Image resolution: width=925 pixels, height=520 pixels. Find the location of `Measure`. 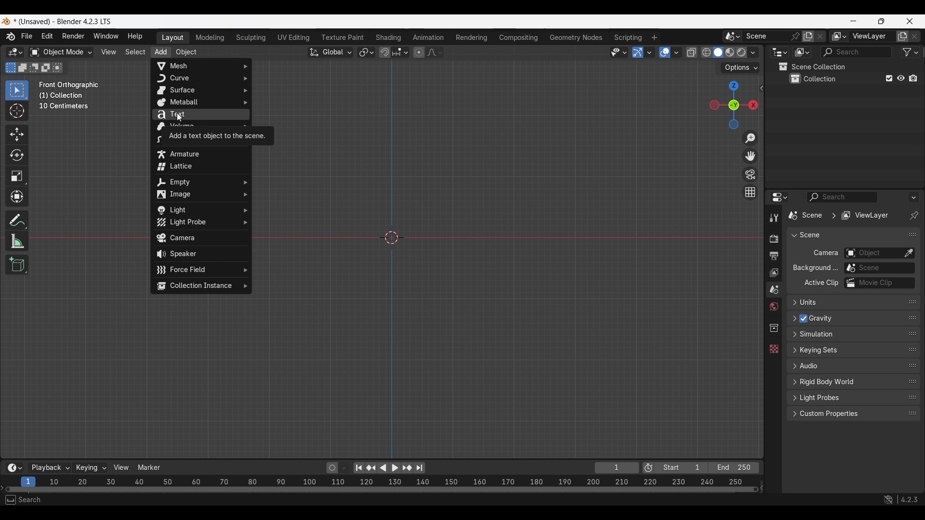

Measure is located at coordinates (17, 241).